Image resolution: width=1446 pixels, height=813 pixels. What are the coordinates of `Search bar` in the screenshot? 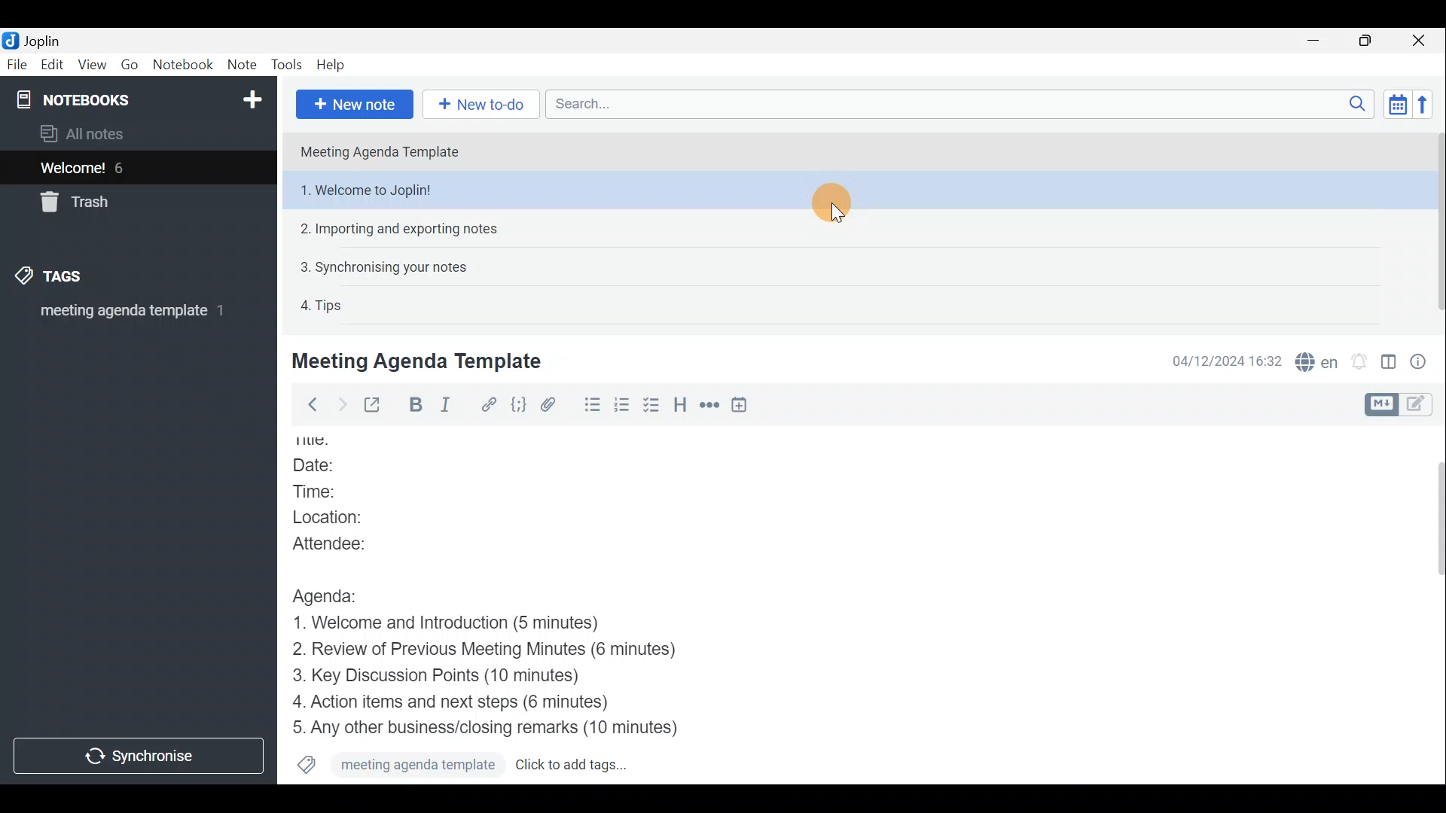 It's located at (964, 104).